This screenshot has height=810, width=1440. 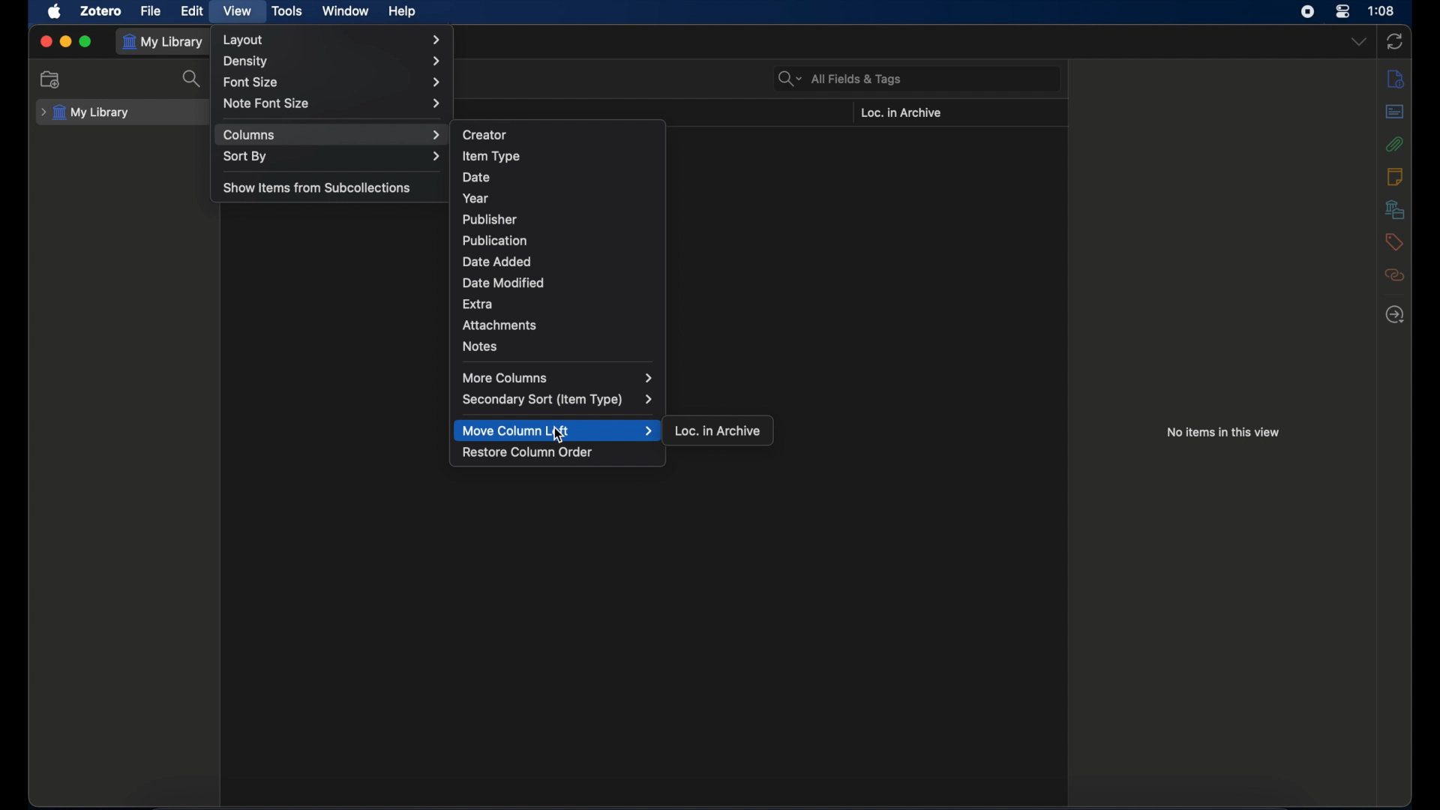 What do you see at coordinates (504, 283) in the screenshot?
I see `date modified` at bounding box center [504, 283].